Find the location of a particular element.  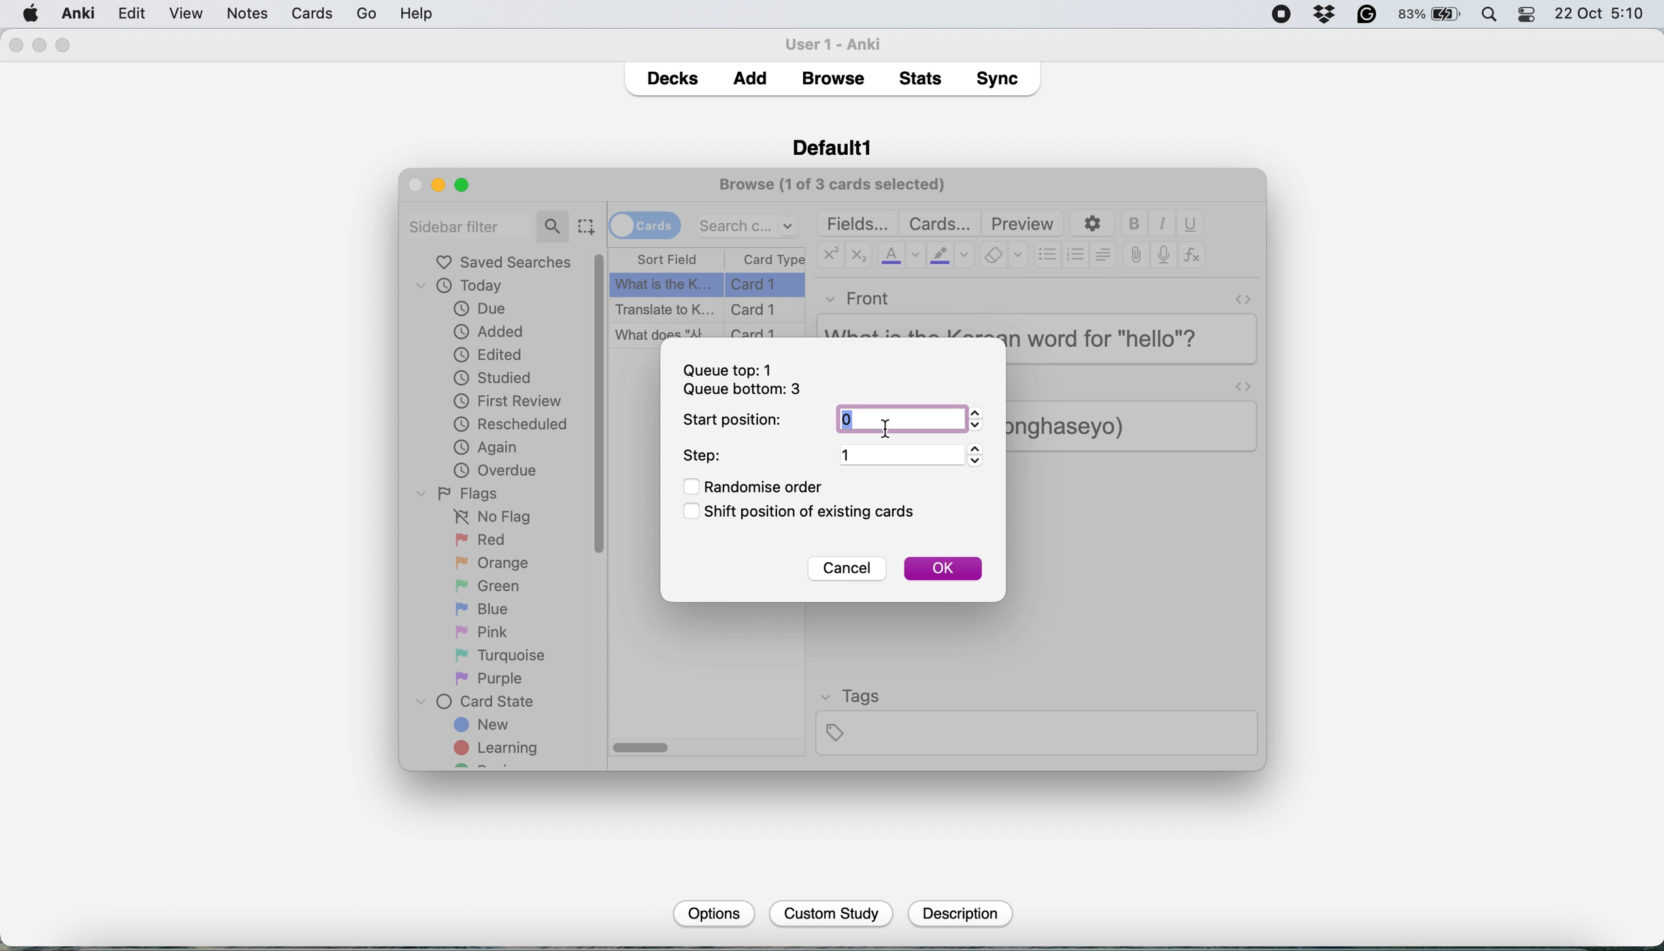

bullet list is located at coordinates (1048, 256).